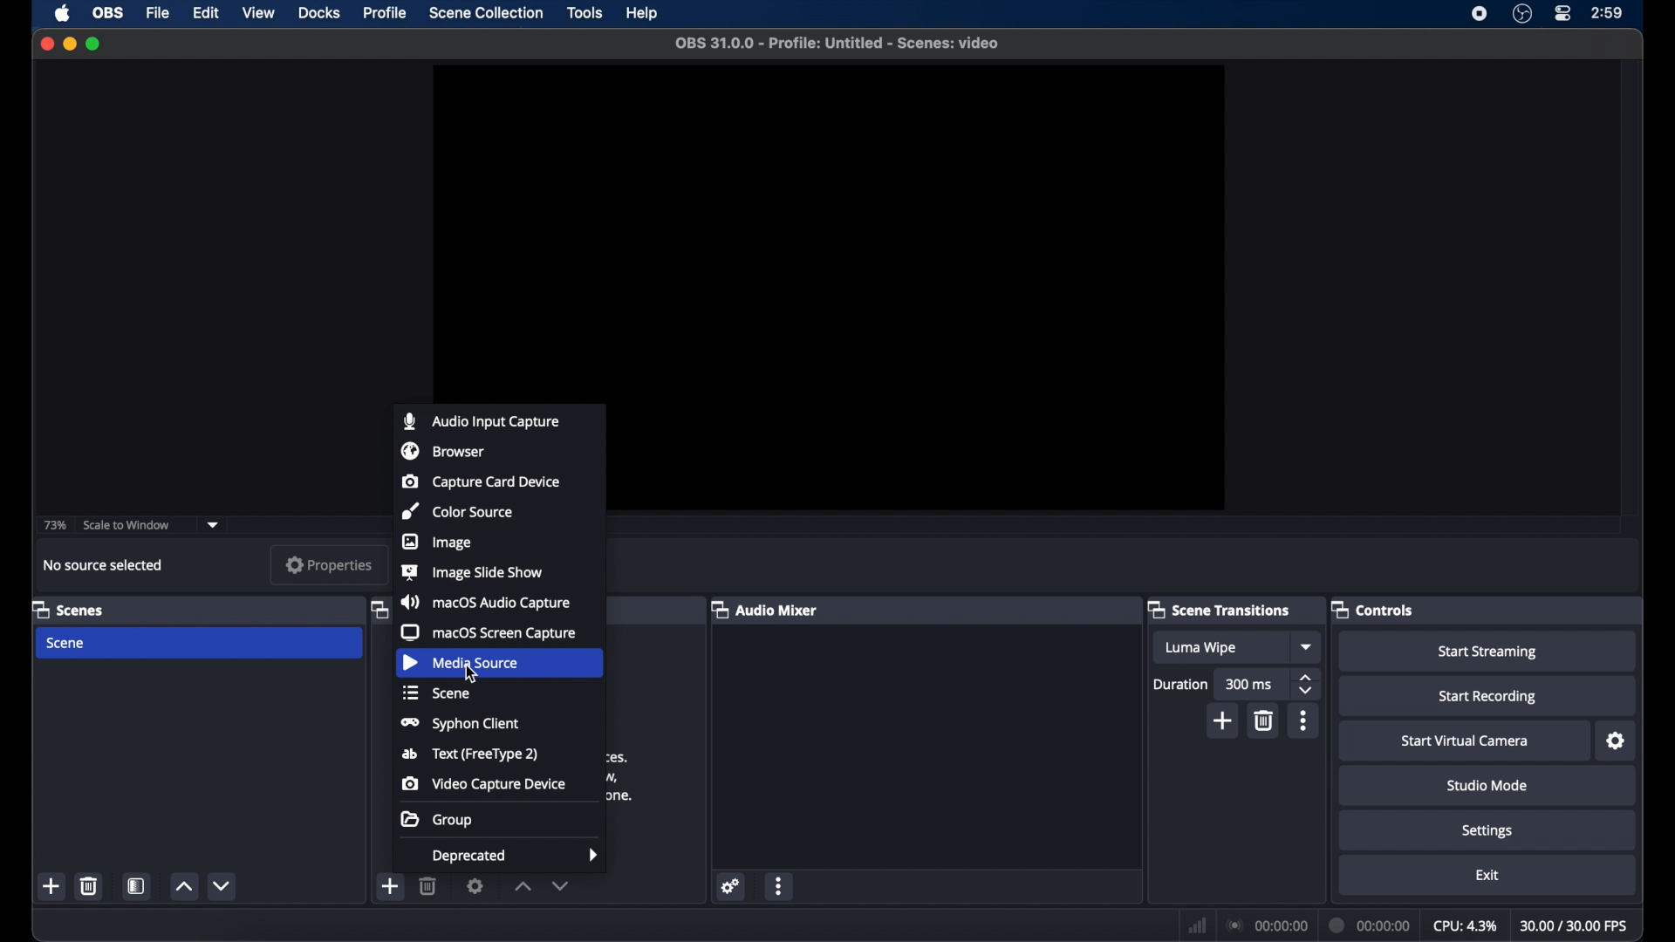  I want to click on scale to window, so click(129, 524).